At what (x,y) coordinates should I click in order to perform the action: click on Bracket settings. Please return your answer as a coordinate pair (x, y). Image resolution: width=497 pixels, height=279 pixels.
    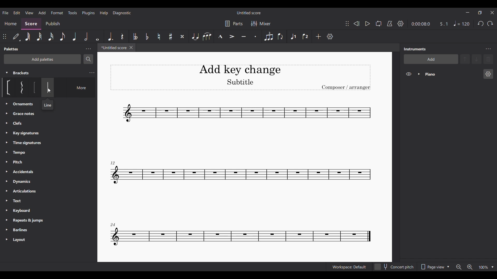
    Looking at the image, I should click on (92, 73).